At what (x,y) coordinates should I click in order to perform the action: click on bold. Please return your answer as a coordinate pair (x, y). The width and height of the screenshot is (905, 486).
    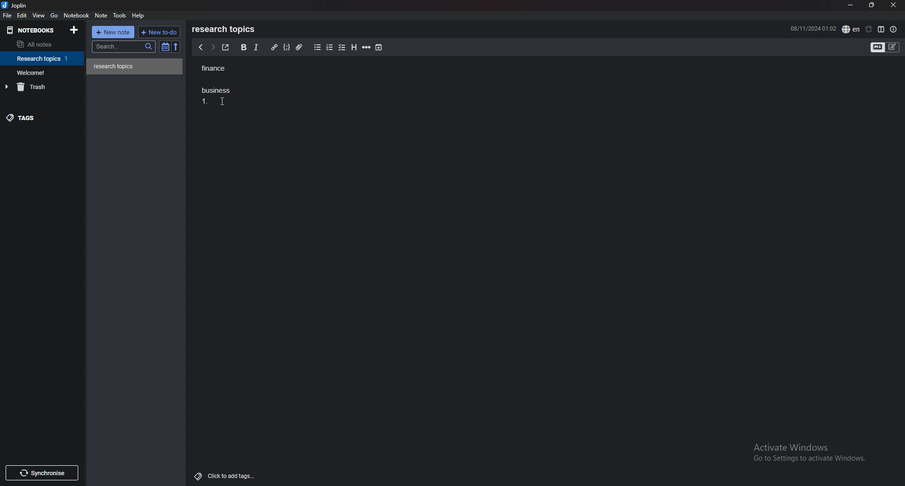
    Looking at the image, I should click on (243, 47).